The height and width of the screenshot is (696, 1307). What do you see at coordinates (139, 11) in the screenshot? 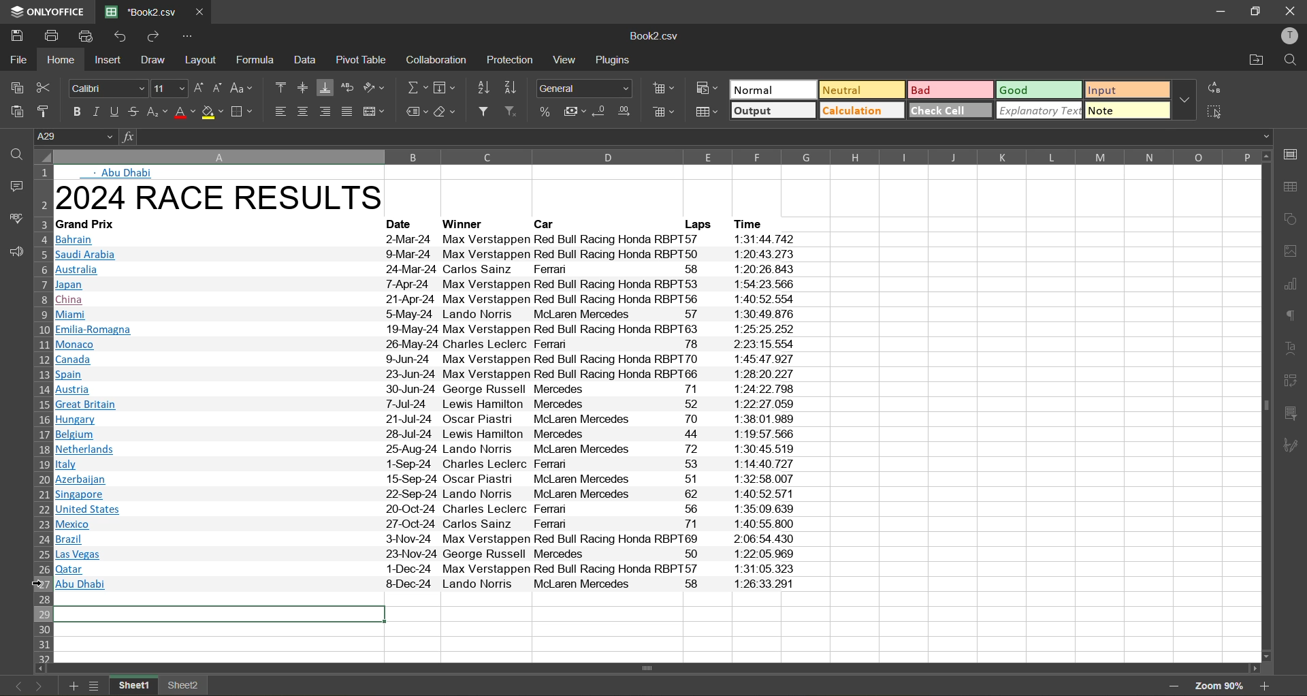
I see `filename` at bounding box center [139, 11].